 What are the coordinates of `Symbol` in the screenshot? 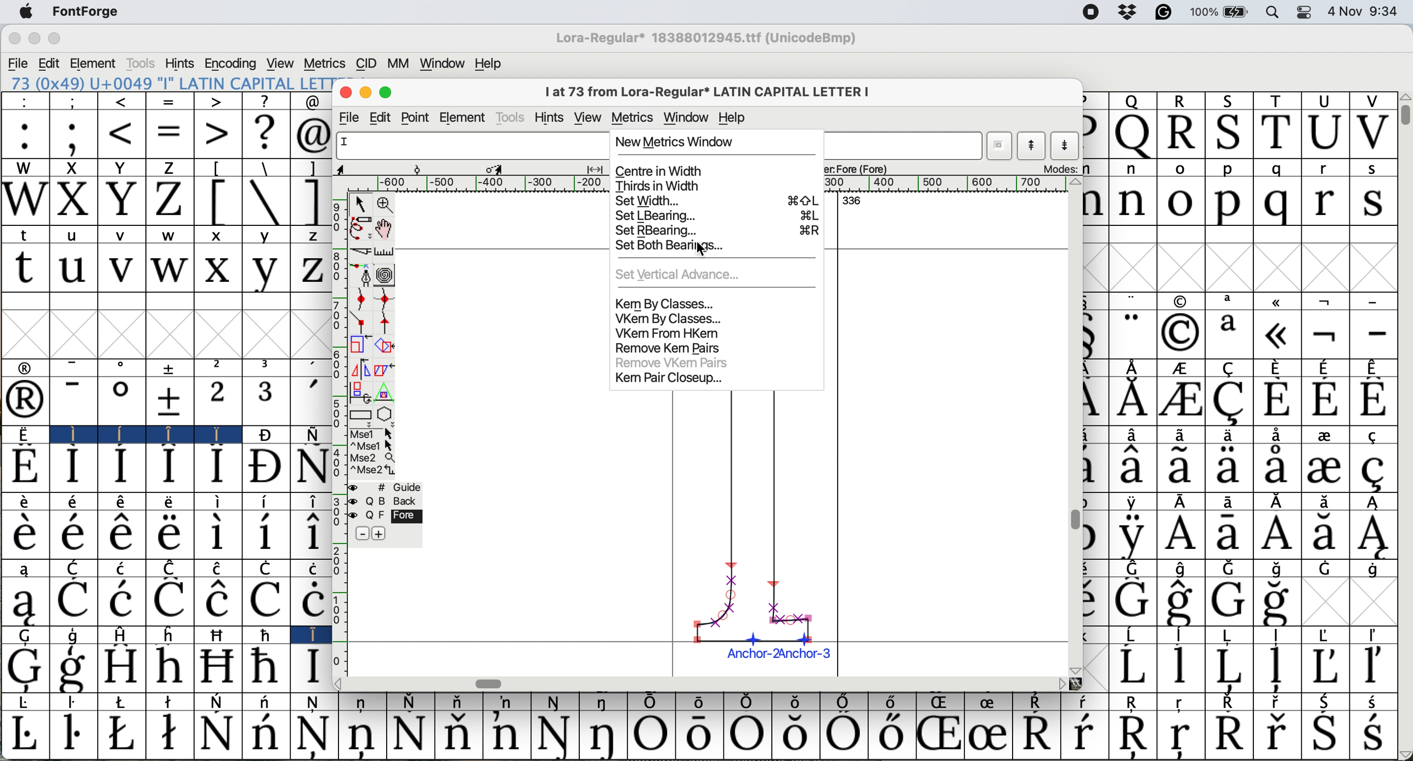 It's located at (1327, 634).